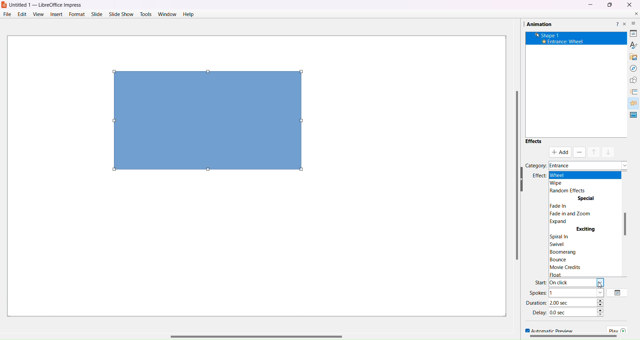  I want to click on Types of start, so click(580, 283).